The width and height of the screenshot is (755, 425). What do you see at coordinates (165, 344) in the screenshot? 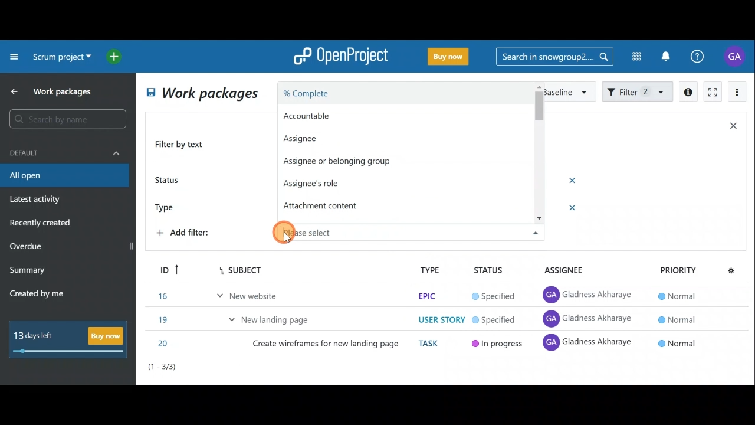
I see `20` at bounding box center [165, 344].